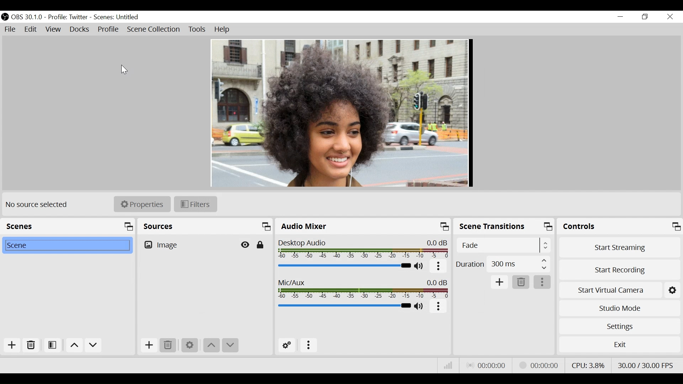  I want to click on Image, so click(187, 244).